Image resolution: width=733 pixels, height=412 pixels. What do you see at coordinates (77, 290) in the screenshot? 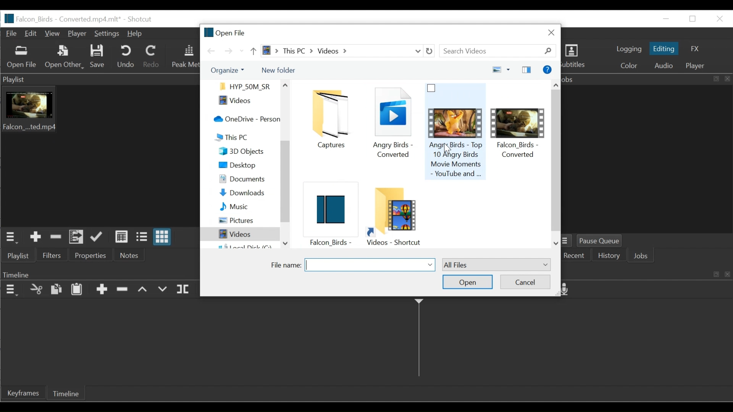
I see `Paste` at bounding box center [77, 290].